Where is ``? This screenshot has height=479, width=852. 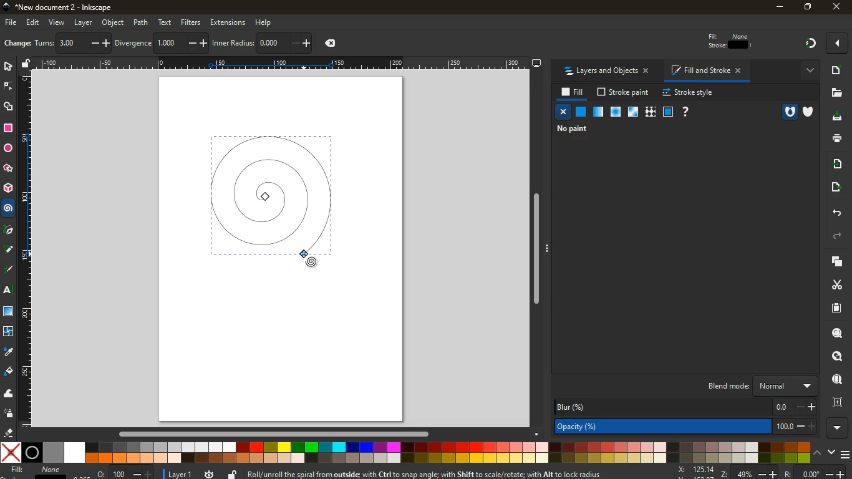
 is located at coordinates (33, 22).